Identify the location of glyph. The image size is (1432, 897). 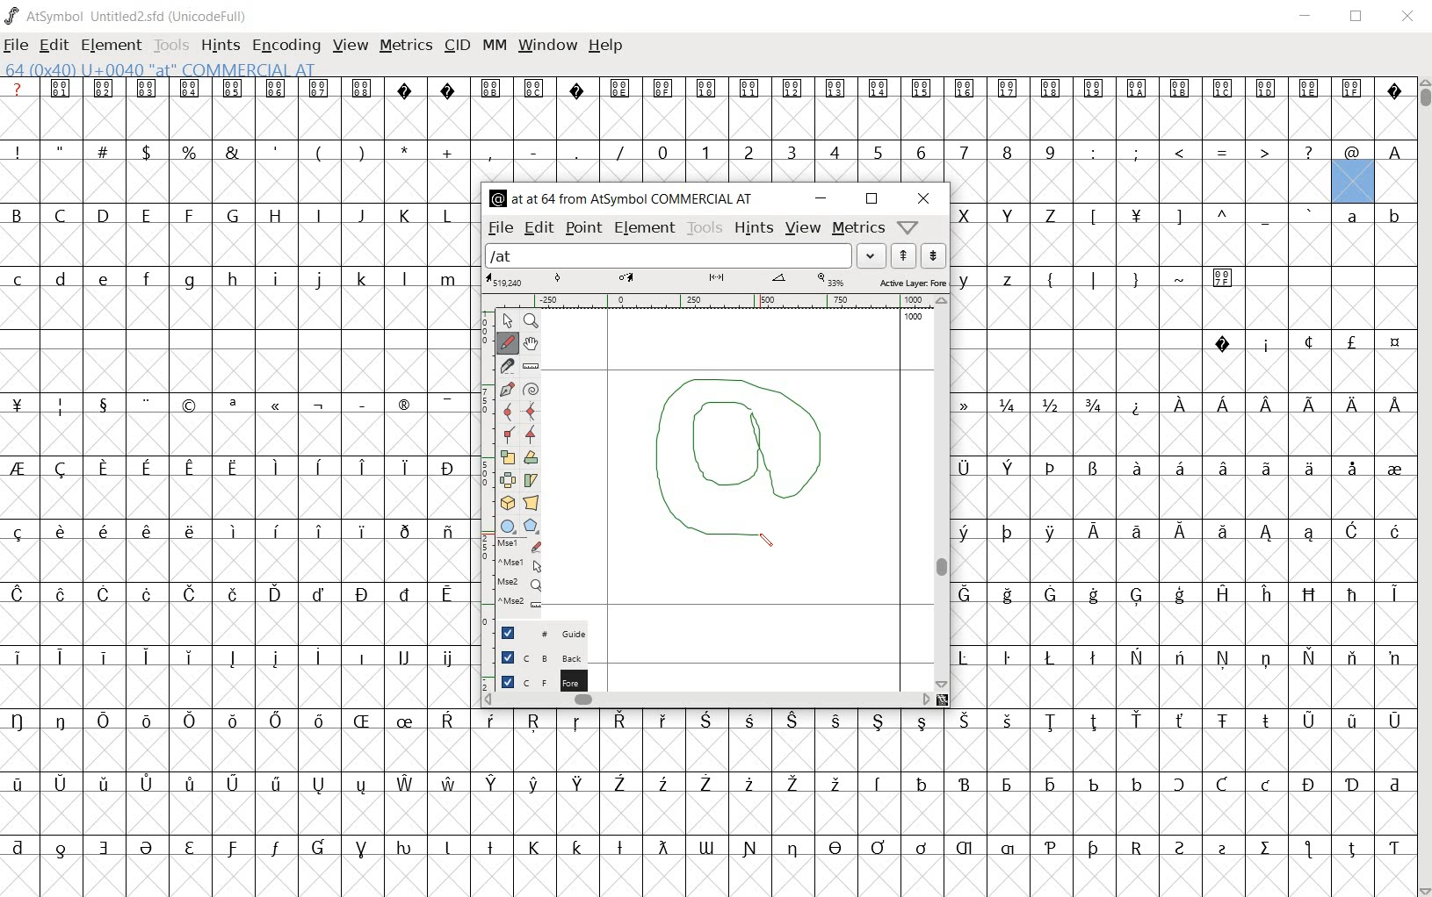
(235, 485).